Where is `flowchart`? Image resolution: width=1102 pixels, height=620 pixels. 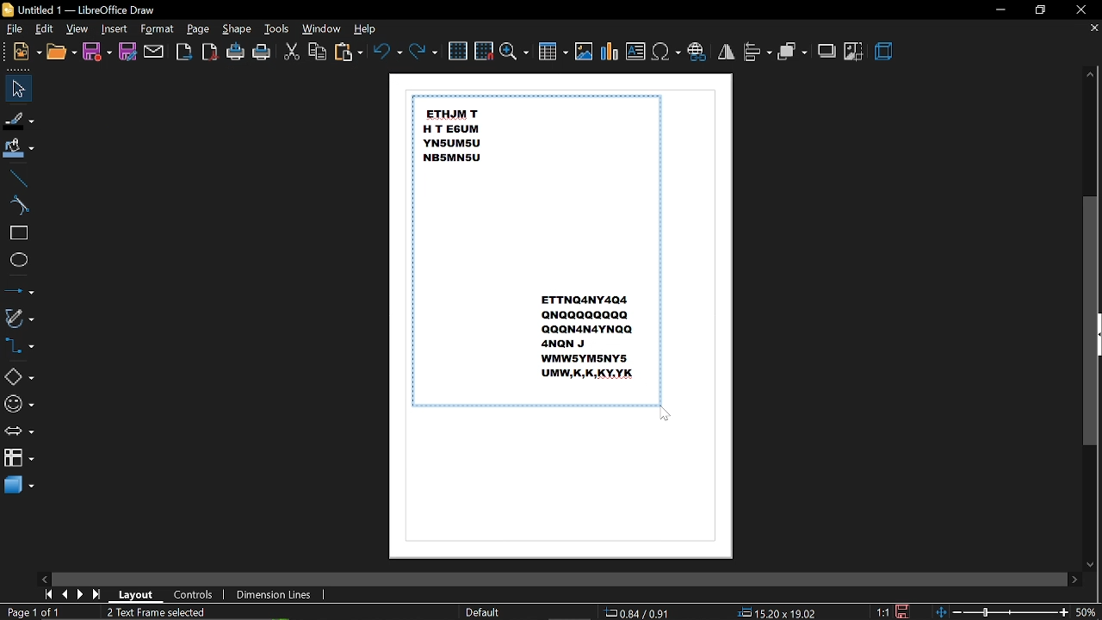
flowchart is located at coordinates (18, 459).